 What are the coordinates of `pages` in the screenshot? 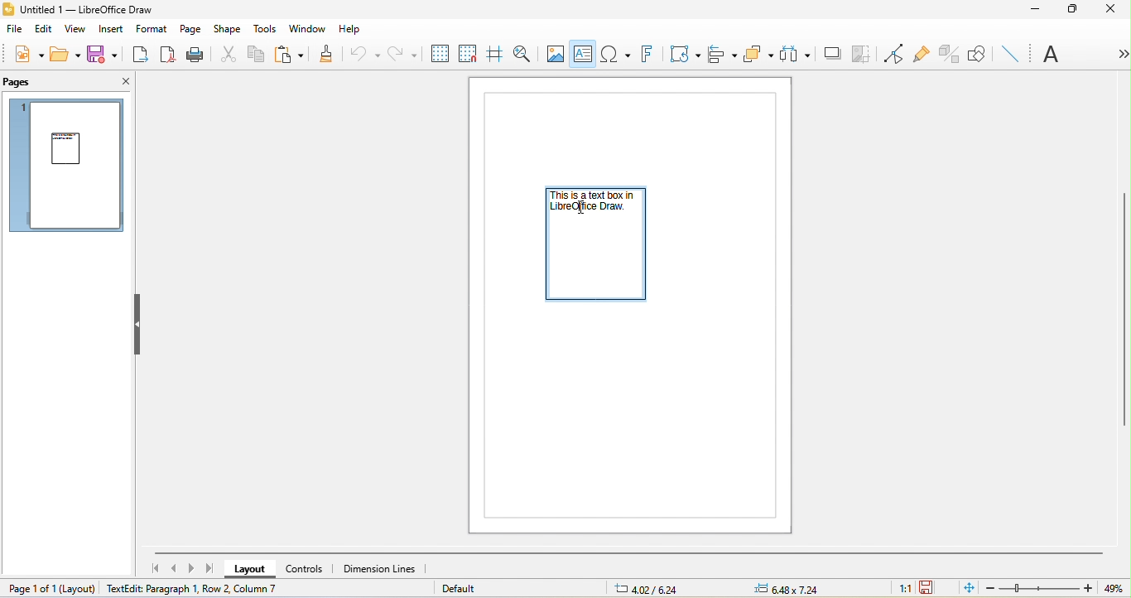 It's located at (22, 81).